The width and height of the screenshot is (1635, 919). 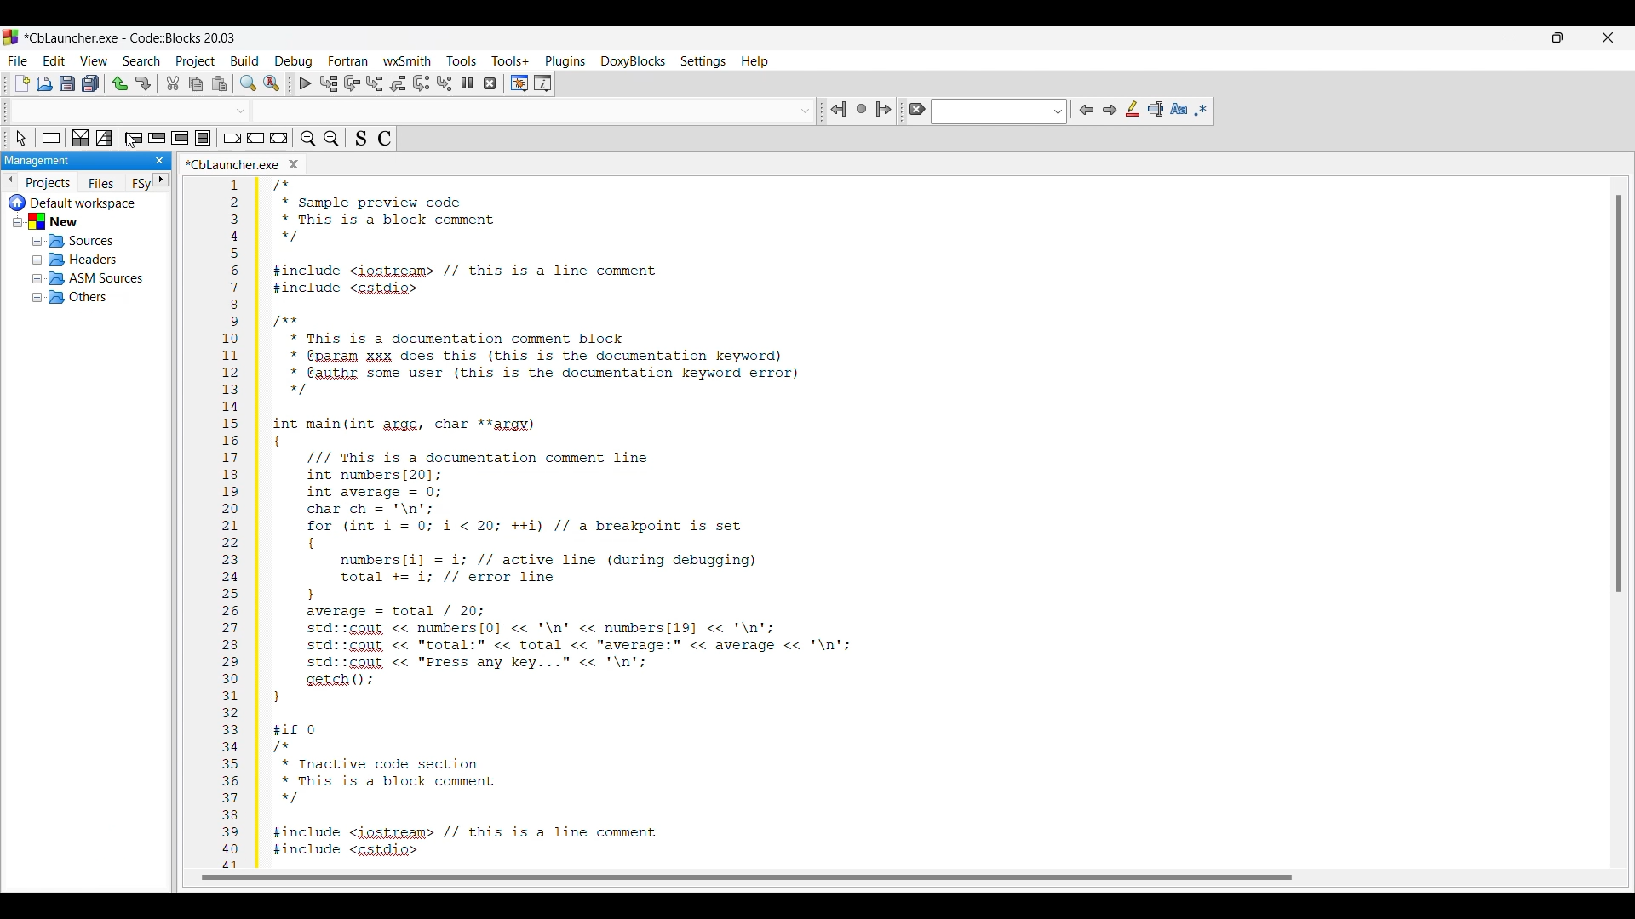 I want to click on Project menu, so click(x=196, y=61).